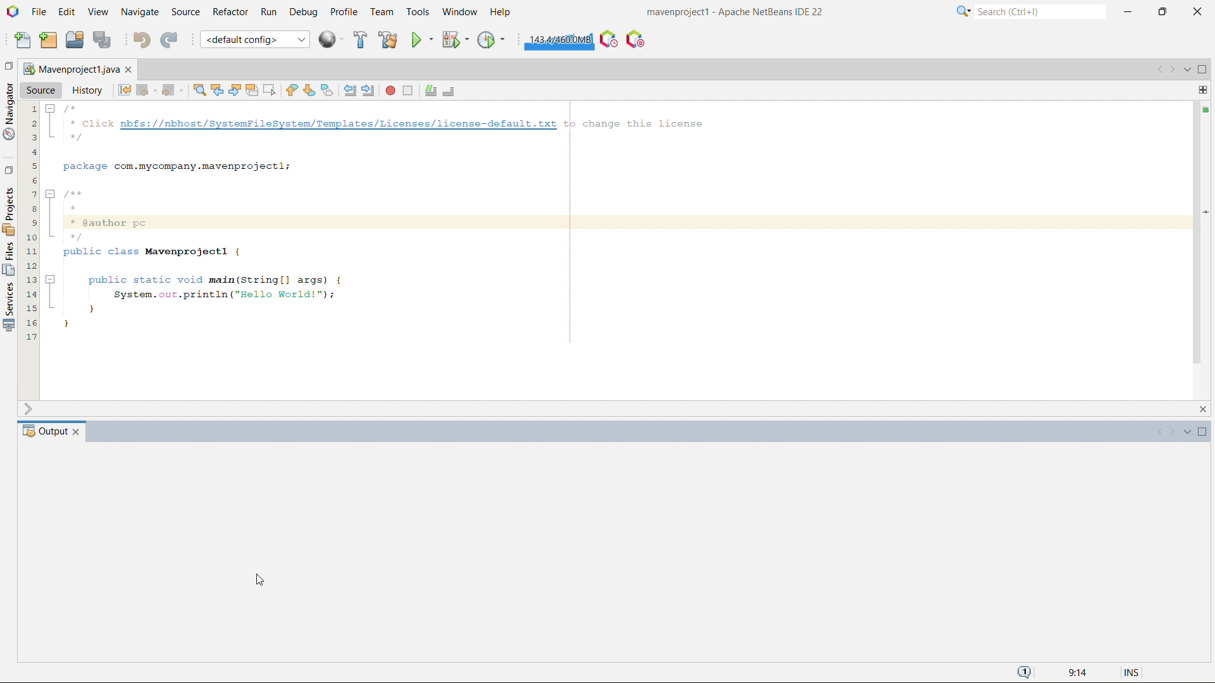 Image resolution: width=1215 pixels, height=683 pixels. Describe the element at coordinates (262, 581) in the screenshot. I see `pointer cursor` at that location.